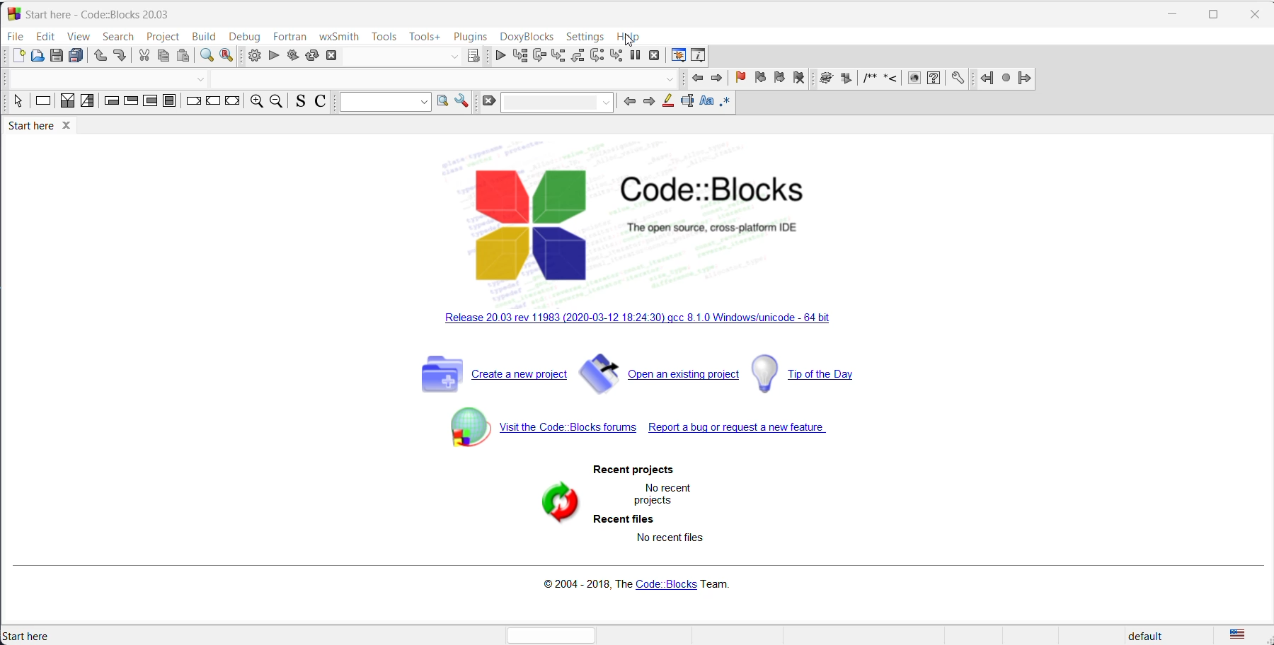  Describe the element at coordinates (444, 105) in the screenshot. I see `option window` at that location.